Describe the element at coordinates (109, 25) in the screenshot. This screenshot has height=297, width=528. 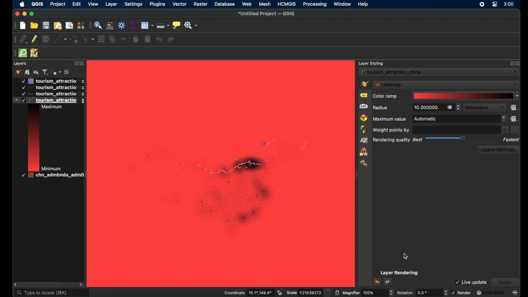
I see `open field calculator` at that location.